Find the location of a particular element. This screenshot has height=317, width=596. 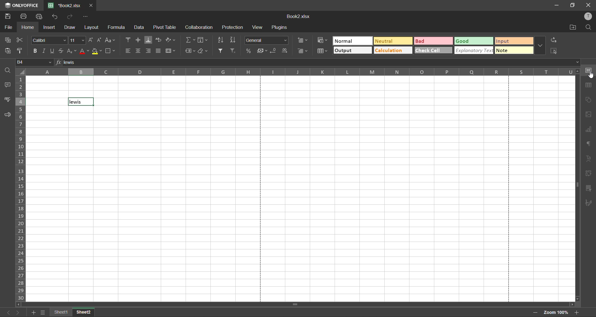

insert cells is located at coordinates (304, 41).